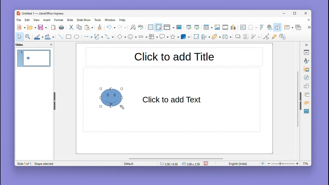 The image size is (329, 185). What do you see at coordinates (174, 57) in the screenshot?
I see `Title` at bounding box center [174, 57].